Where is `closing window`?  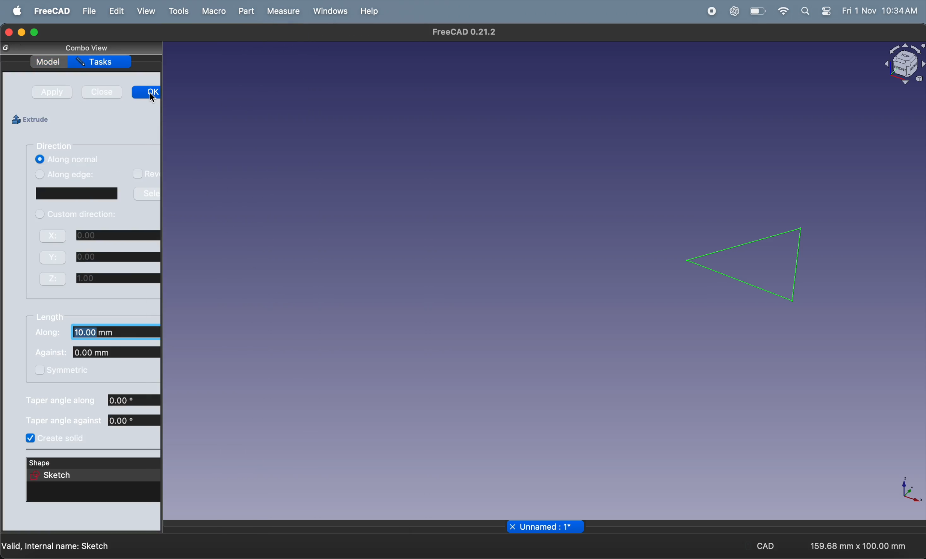
closing window is located at coordinates (8, 31).